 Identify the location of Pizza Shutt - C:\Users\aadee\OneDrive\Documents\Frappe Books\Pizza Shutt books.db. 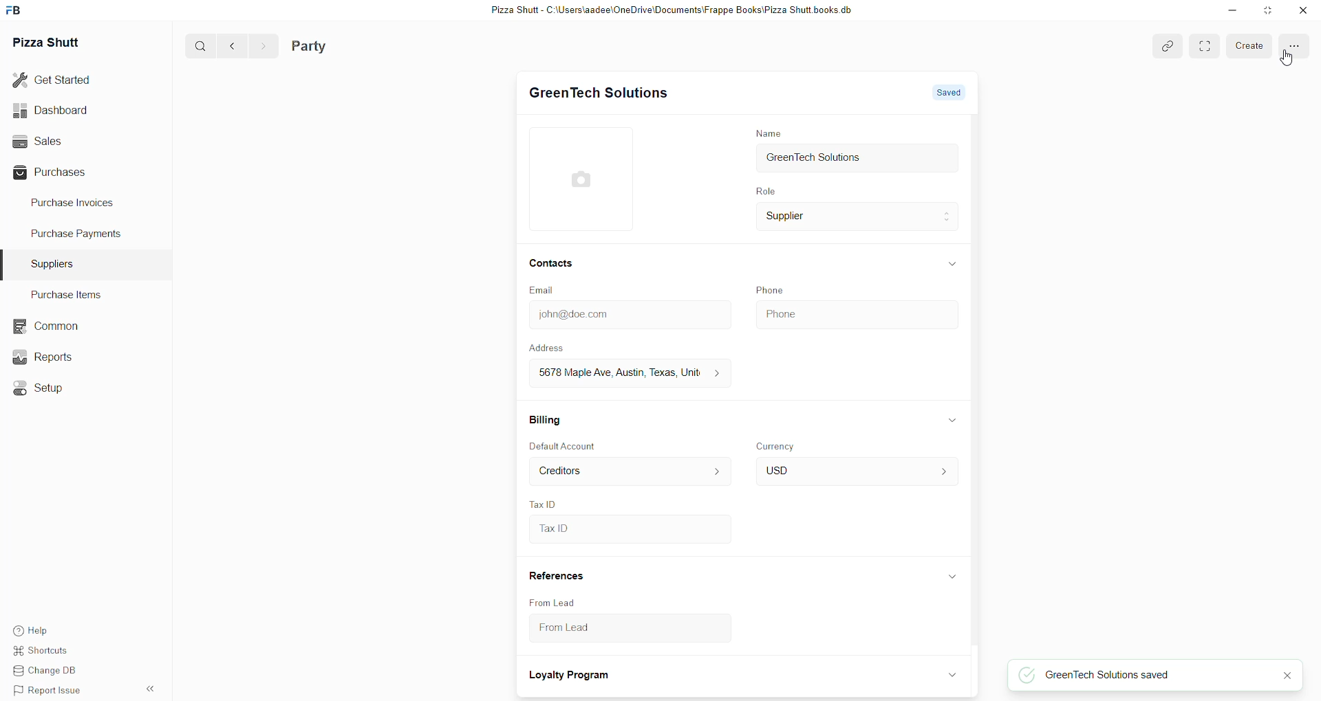
(669, 12).